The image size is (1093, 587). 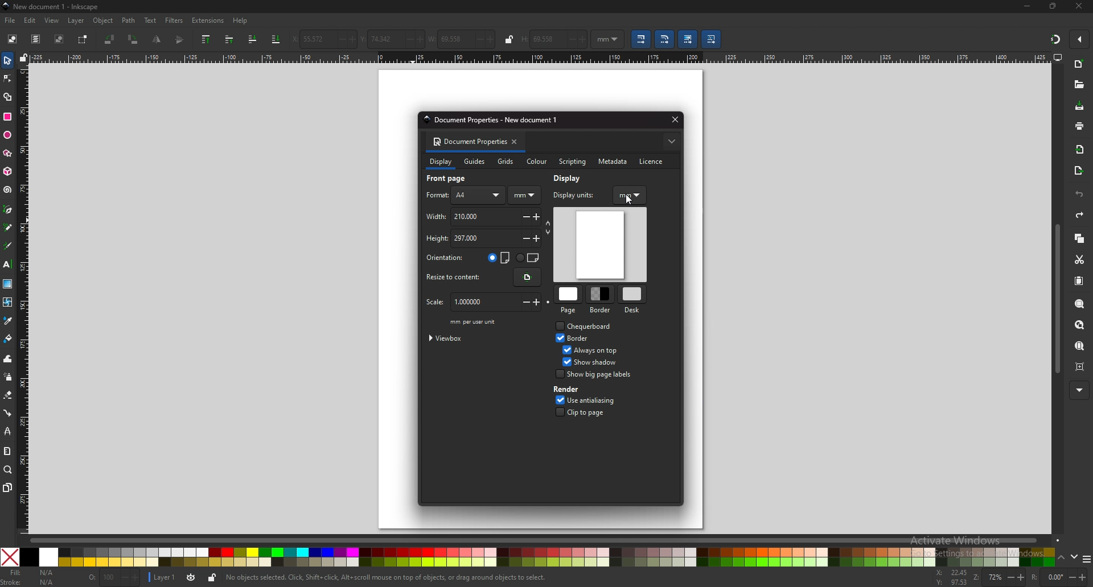 I want to click on Checkbox, so click(x=558, y=374).